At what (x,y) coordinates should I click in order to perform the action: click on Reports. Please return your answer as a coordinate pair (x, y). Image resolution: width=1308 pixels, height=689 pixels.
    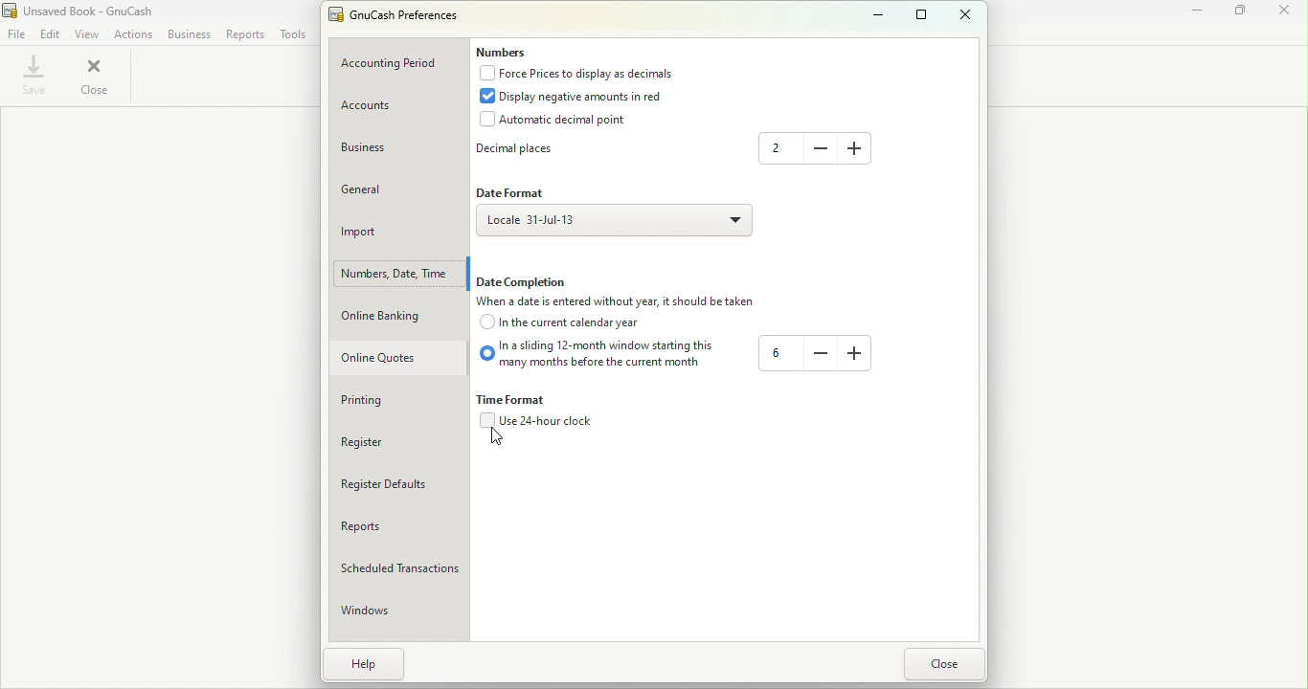
    Looking at the image, I should click on (247, 35).